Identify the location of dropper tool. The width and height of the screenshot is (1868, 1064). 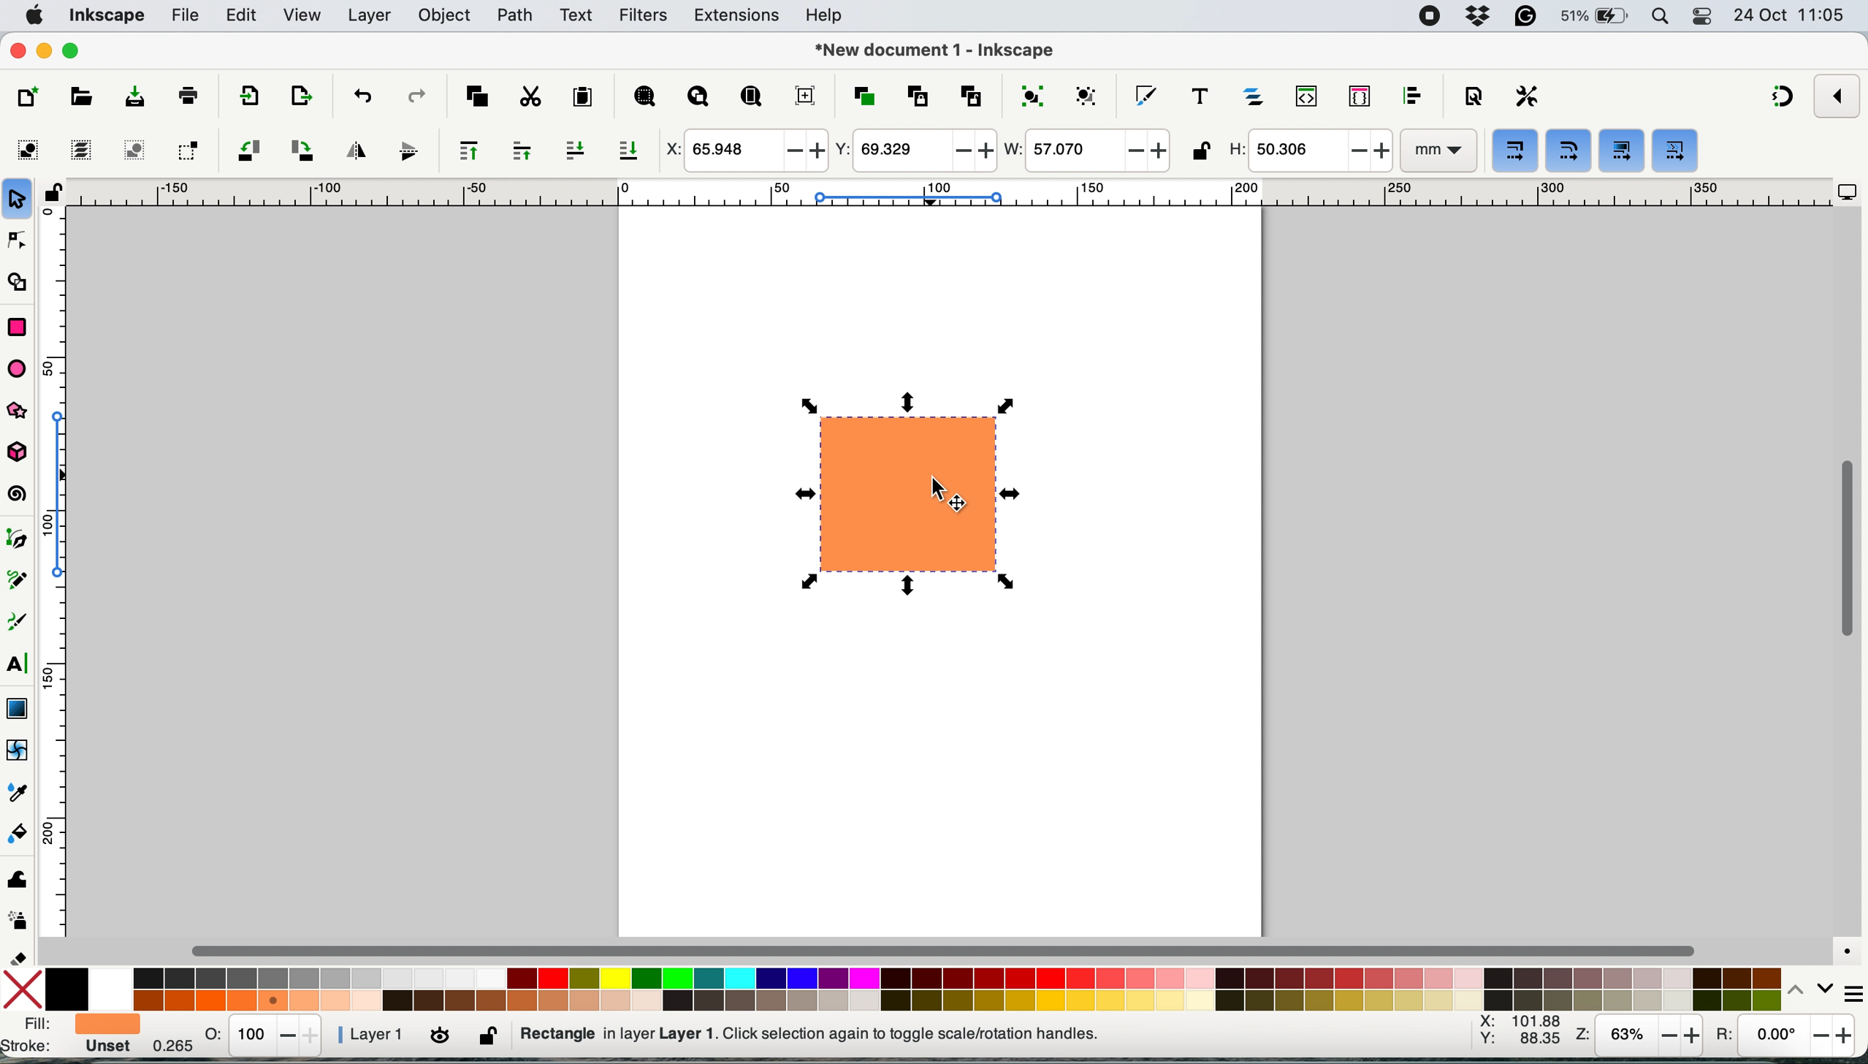
(19, 791).